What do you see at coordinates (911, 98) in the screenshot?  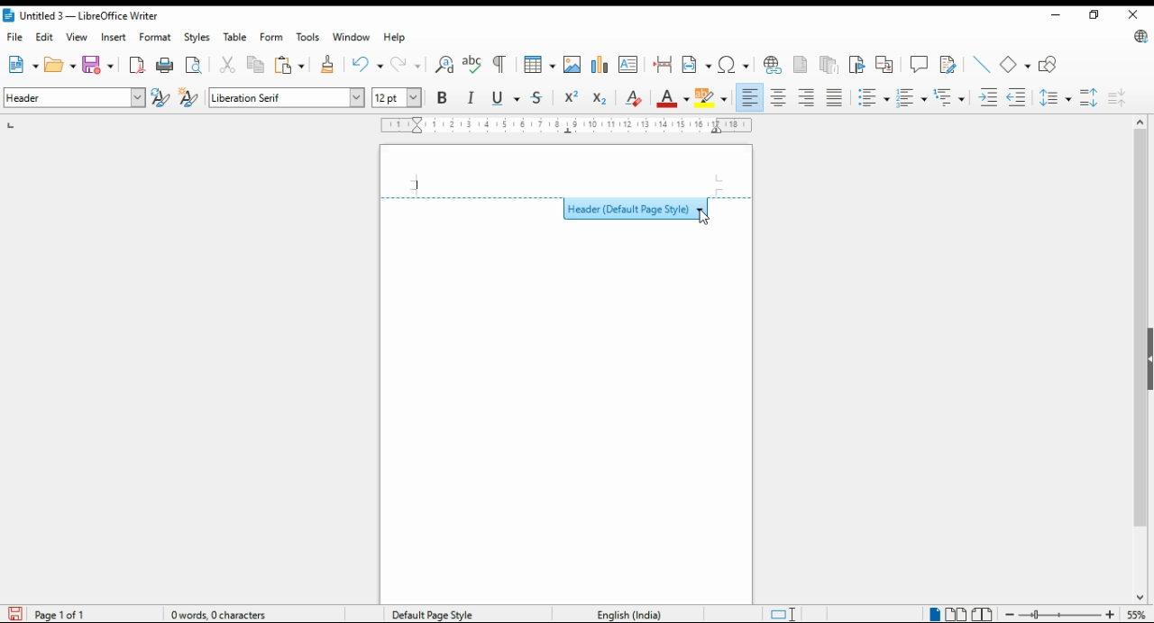 I see `toggle ordered list` at bounding box center [911, 98].